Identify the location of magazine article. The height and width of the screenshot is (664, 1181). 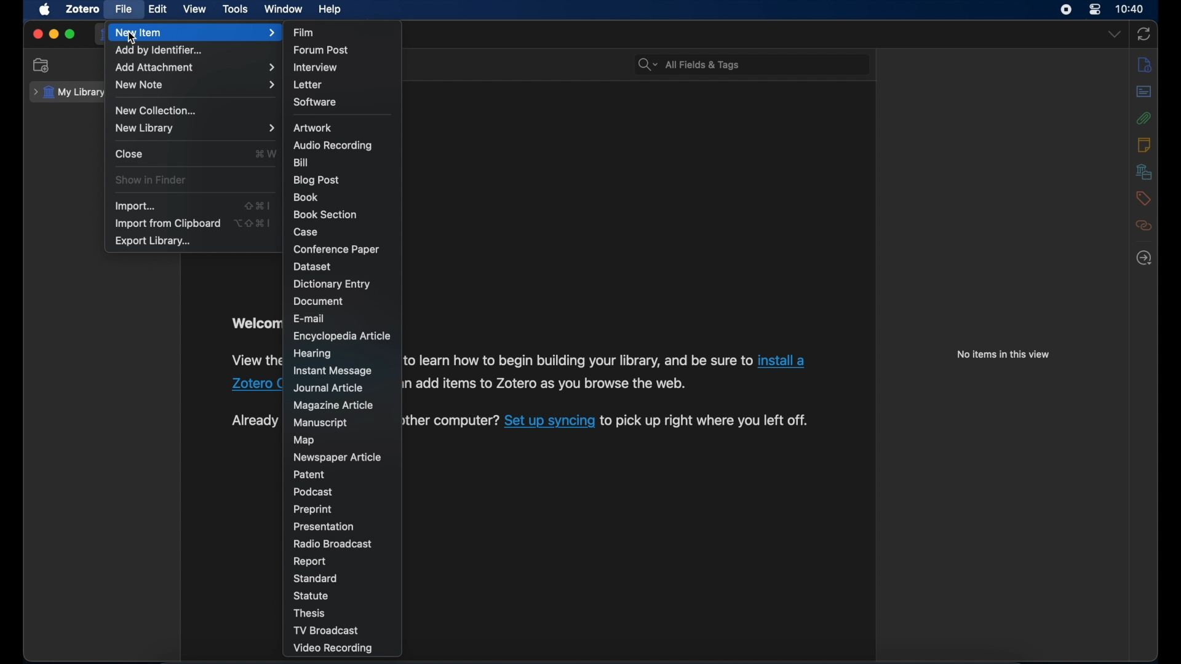
(335, 405).